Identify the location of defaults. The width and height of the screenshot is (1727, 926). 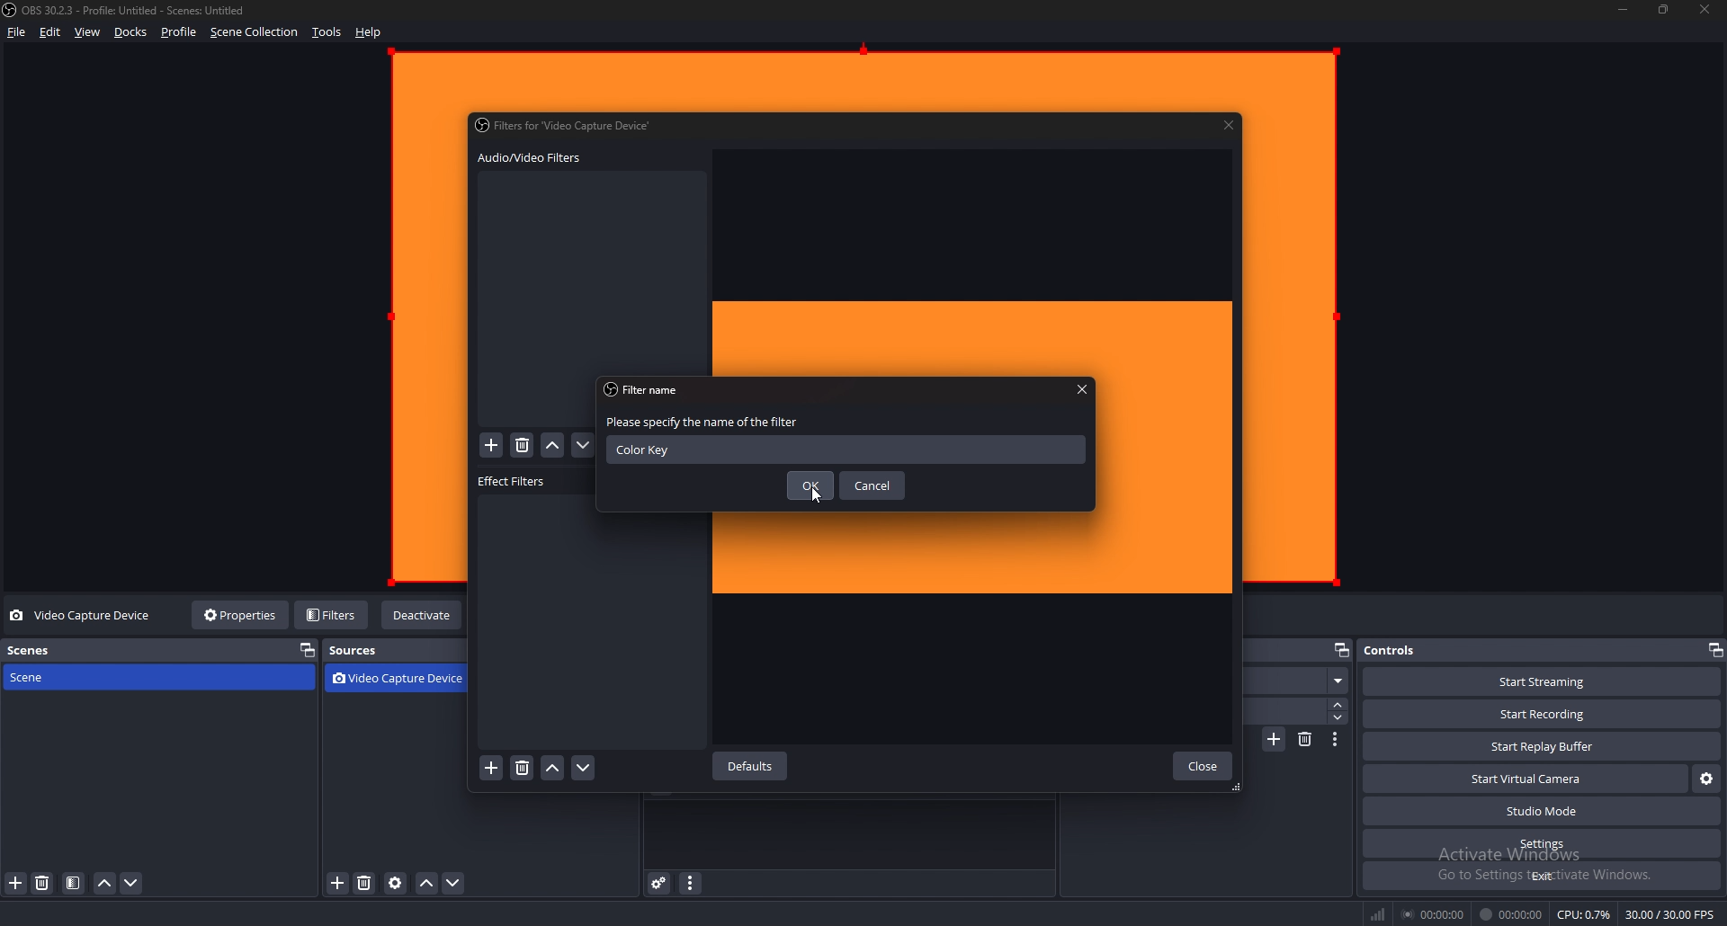
(753, 767).